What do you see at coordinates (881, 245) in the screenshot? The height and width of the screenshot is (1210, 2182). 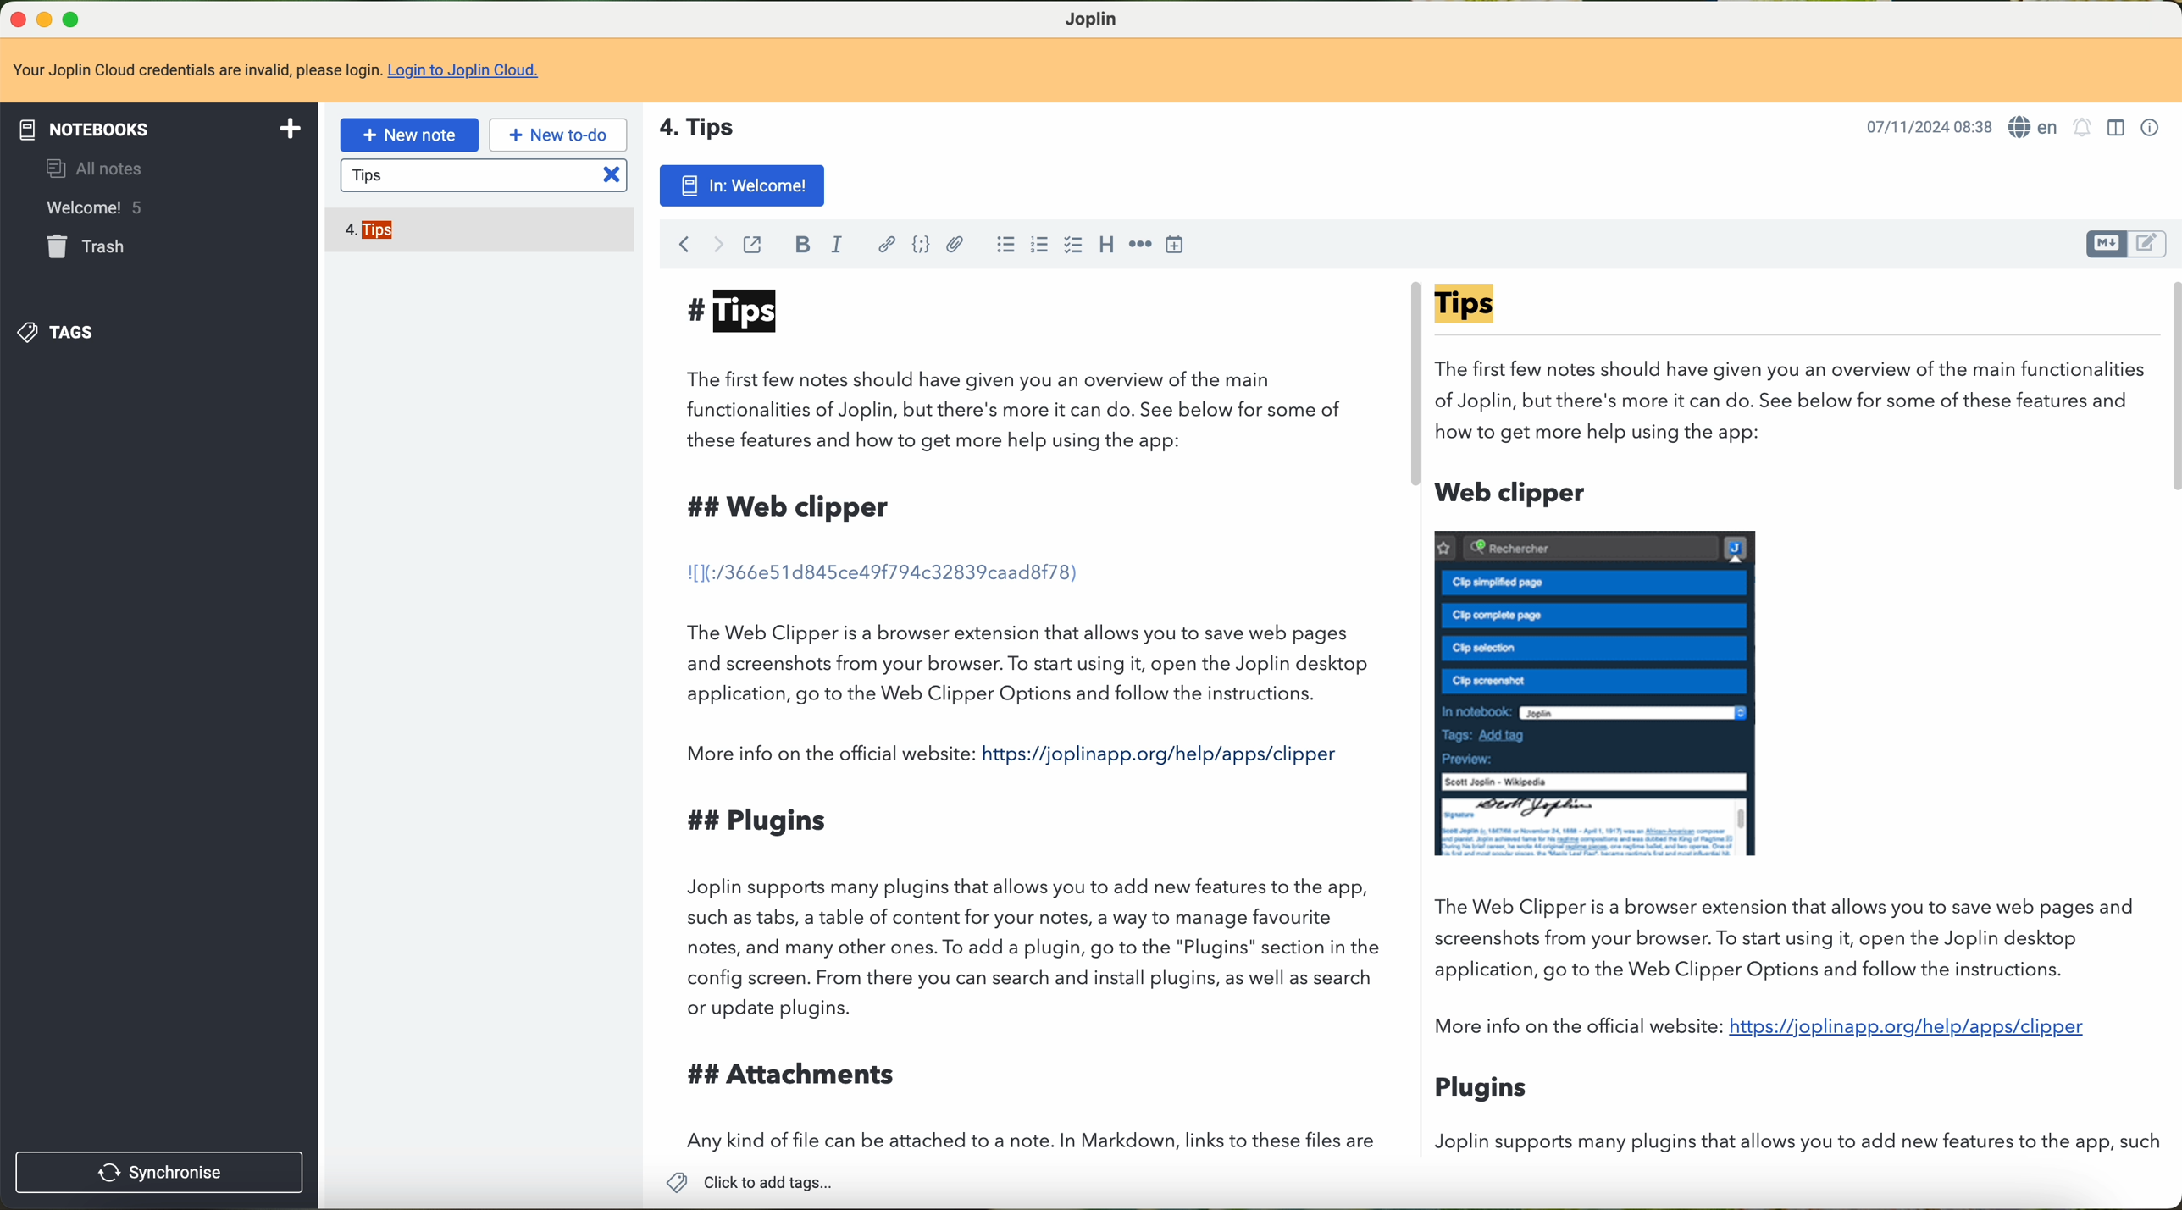 I see `hyperlink` at bounding box center [881, 245].